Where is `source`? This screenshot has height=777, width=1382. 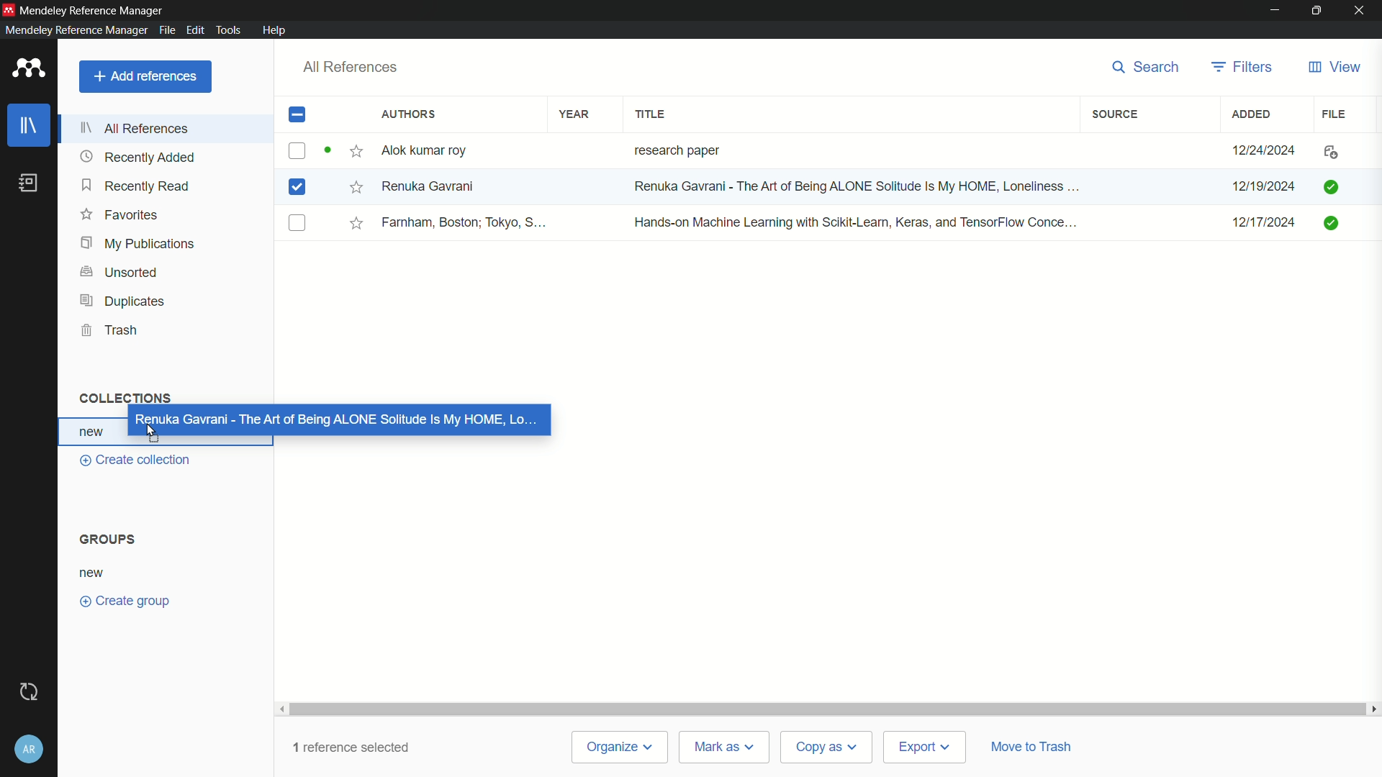 source is located at coordinates (1115, 115).